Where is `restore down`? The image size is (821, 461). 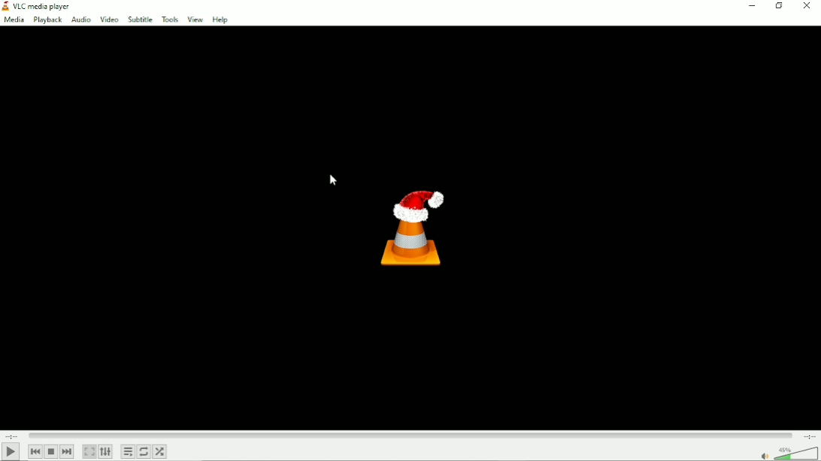
restore down is located at coordinates (781, 6).